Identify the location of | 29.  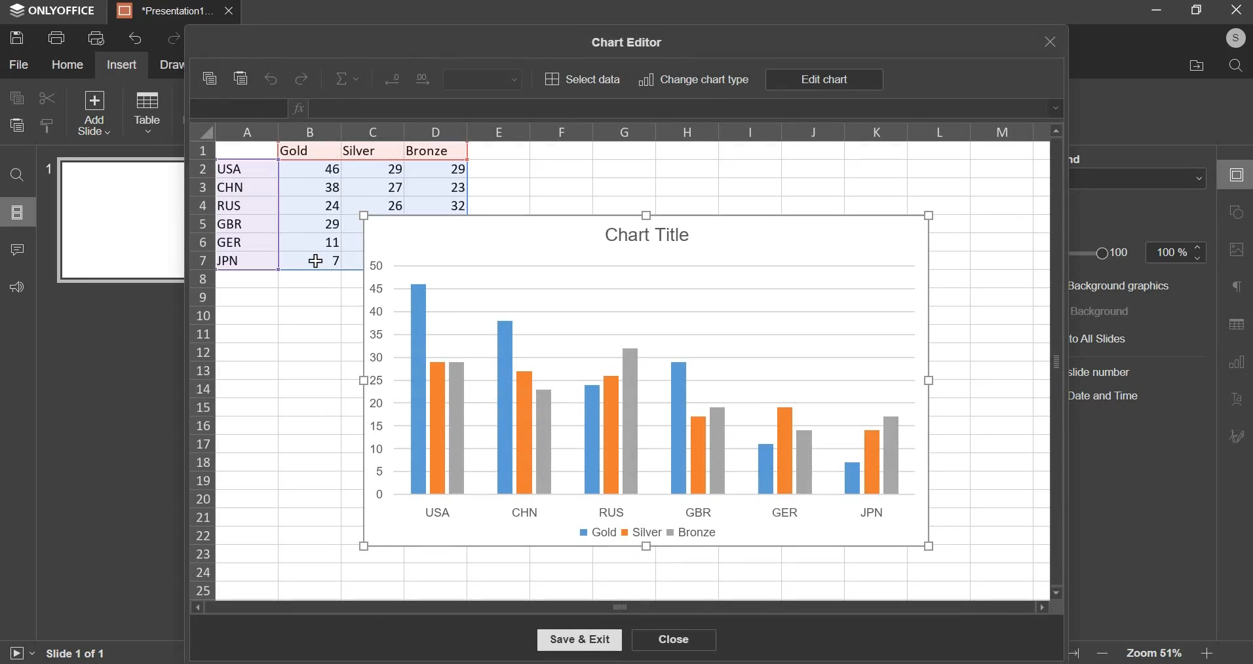
(312, 224).